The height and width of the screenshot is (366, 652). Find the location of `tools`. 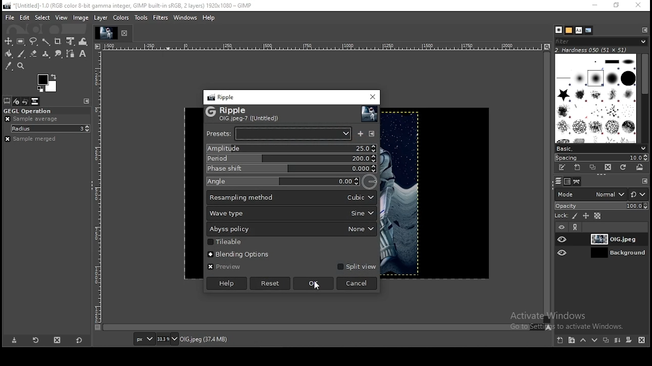

tools is located at coordinates (141, 18).